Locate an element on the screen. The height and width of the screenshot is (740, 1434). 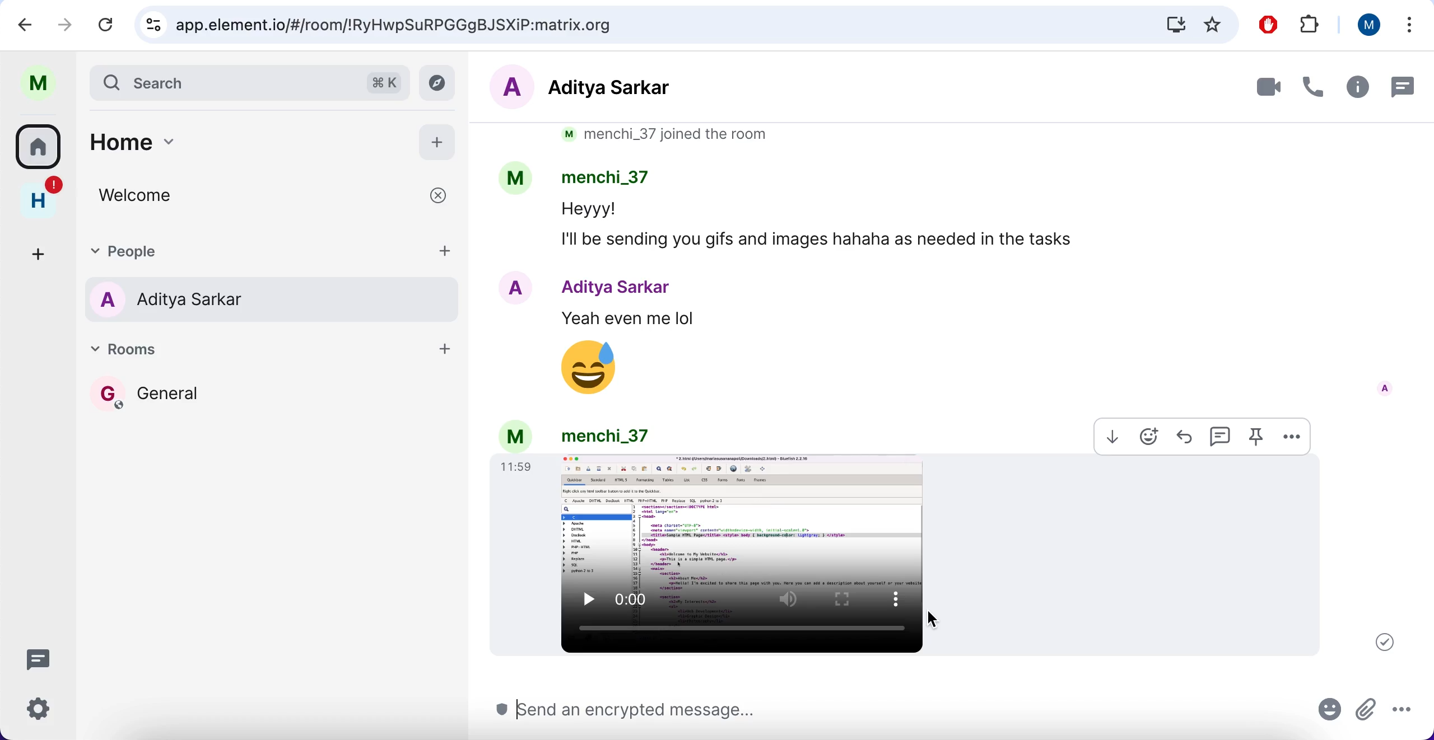
welcome is located at coordinates (278, 196).